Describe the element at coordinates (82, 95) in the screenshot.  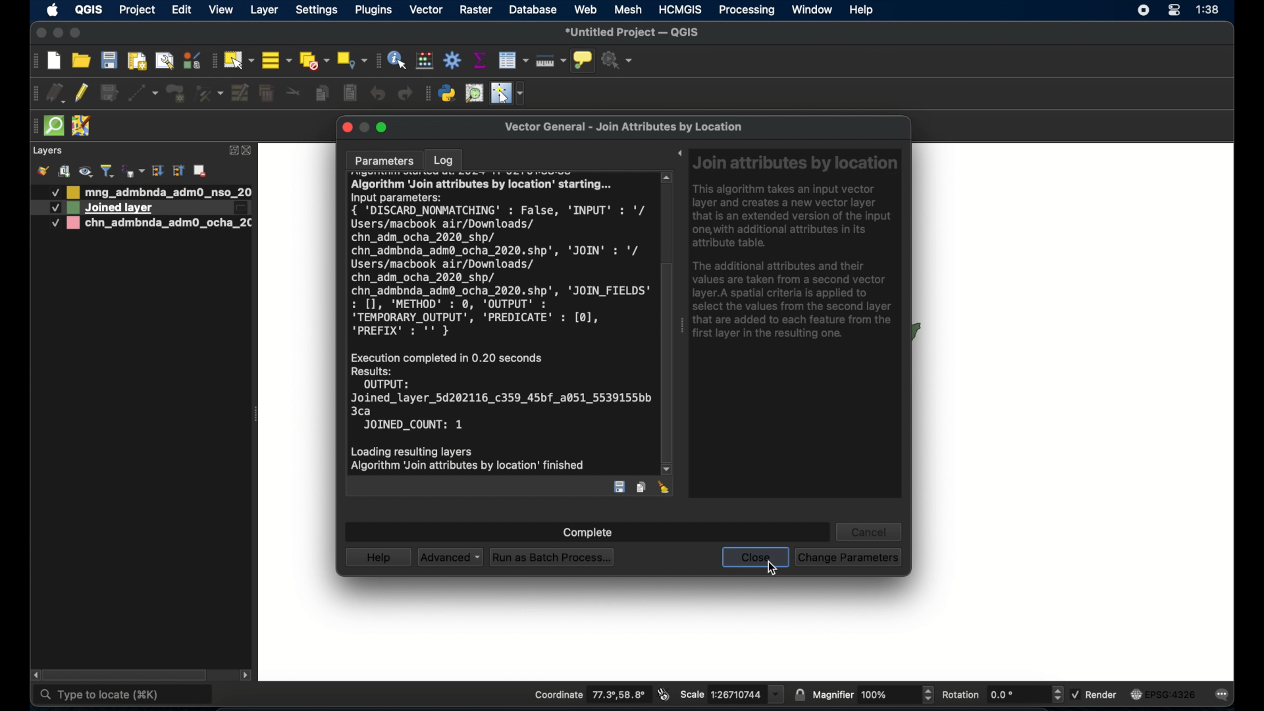
I see `toggle editing` at that location.